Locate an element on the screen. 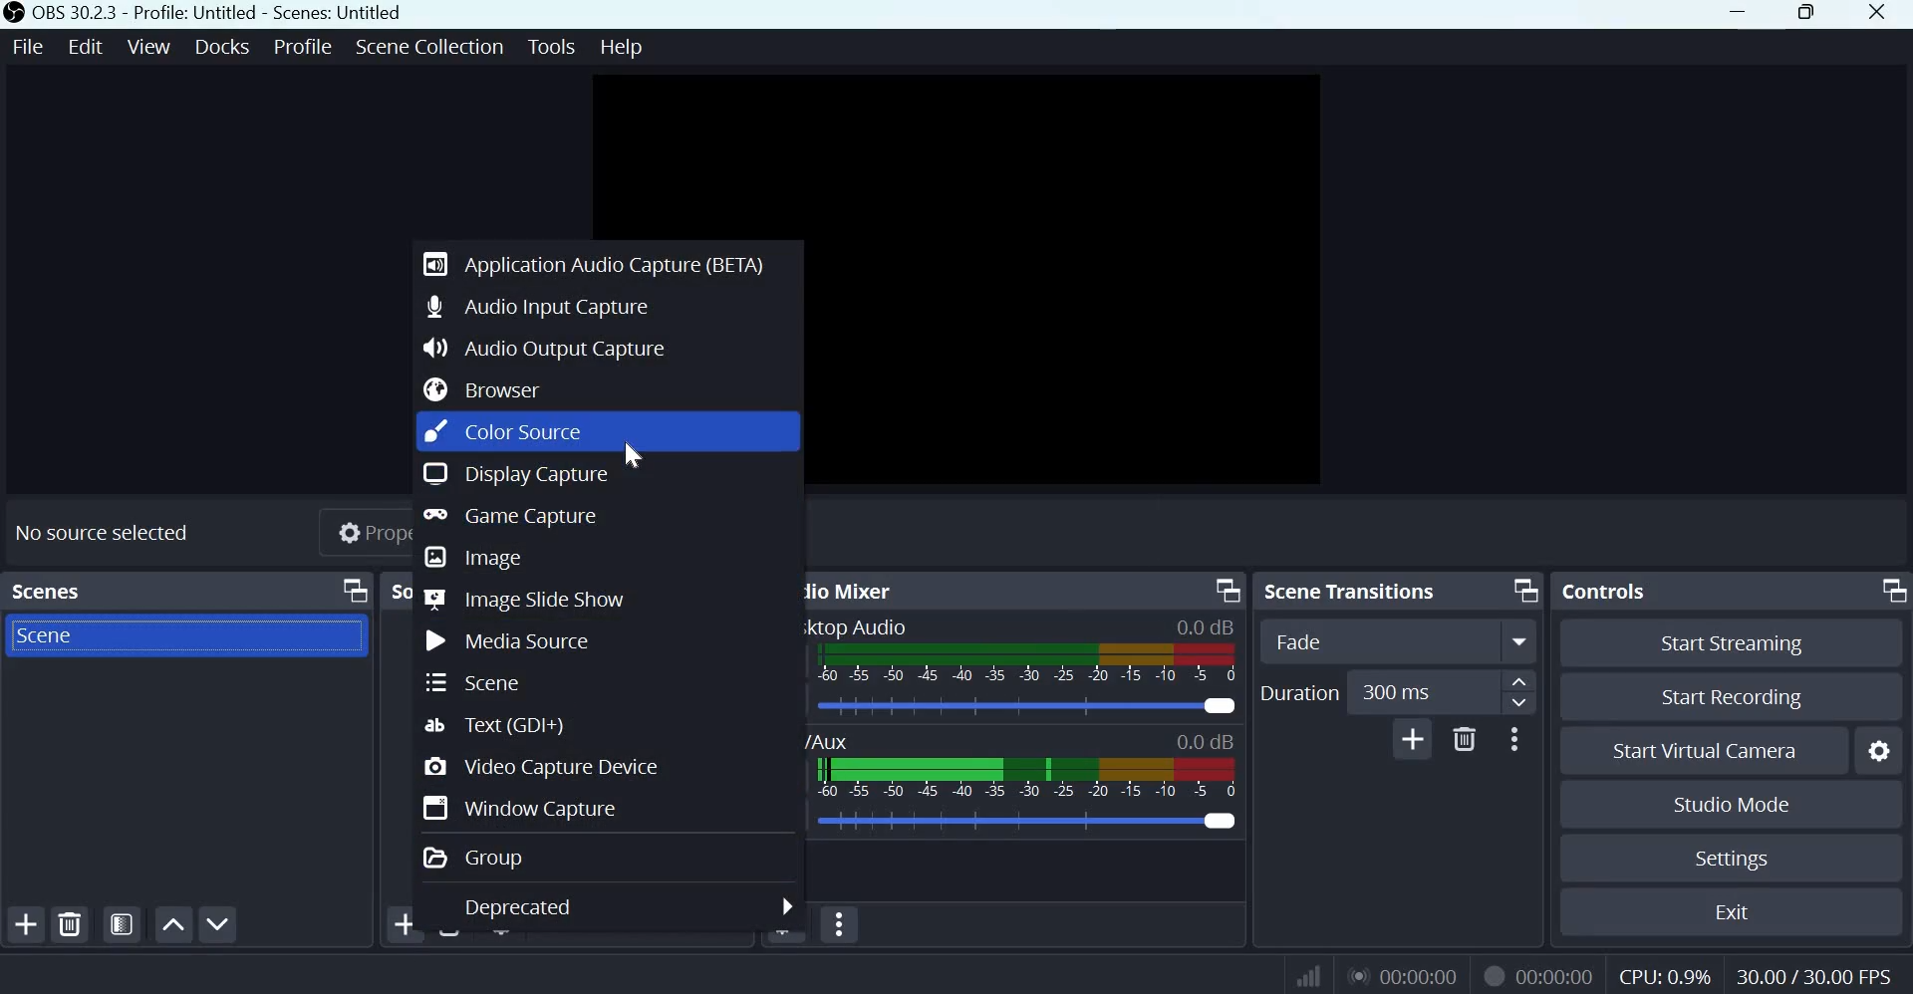  Media source is located at coordinates (516, 639).